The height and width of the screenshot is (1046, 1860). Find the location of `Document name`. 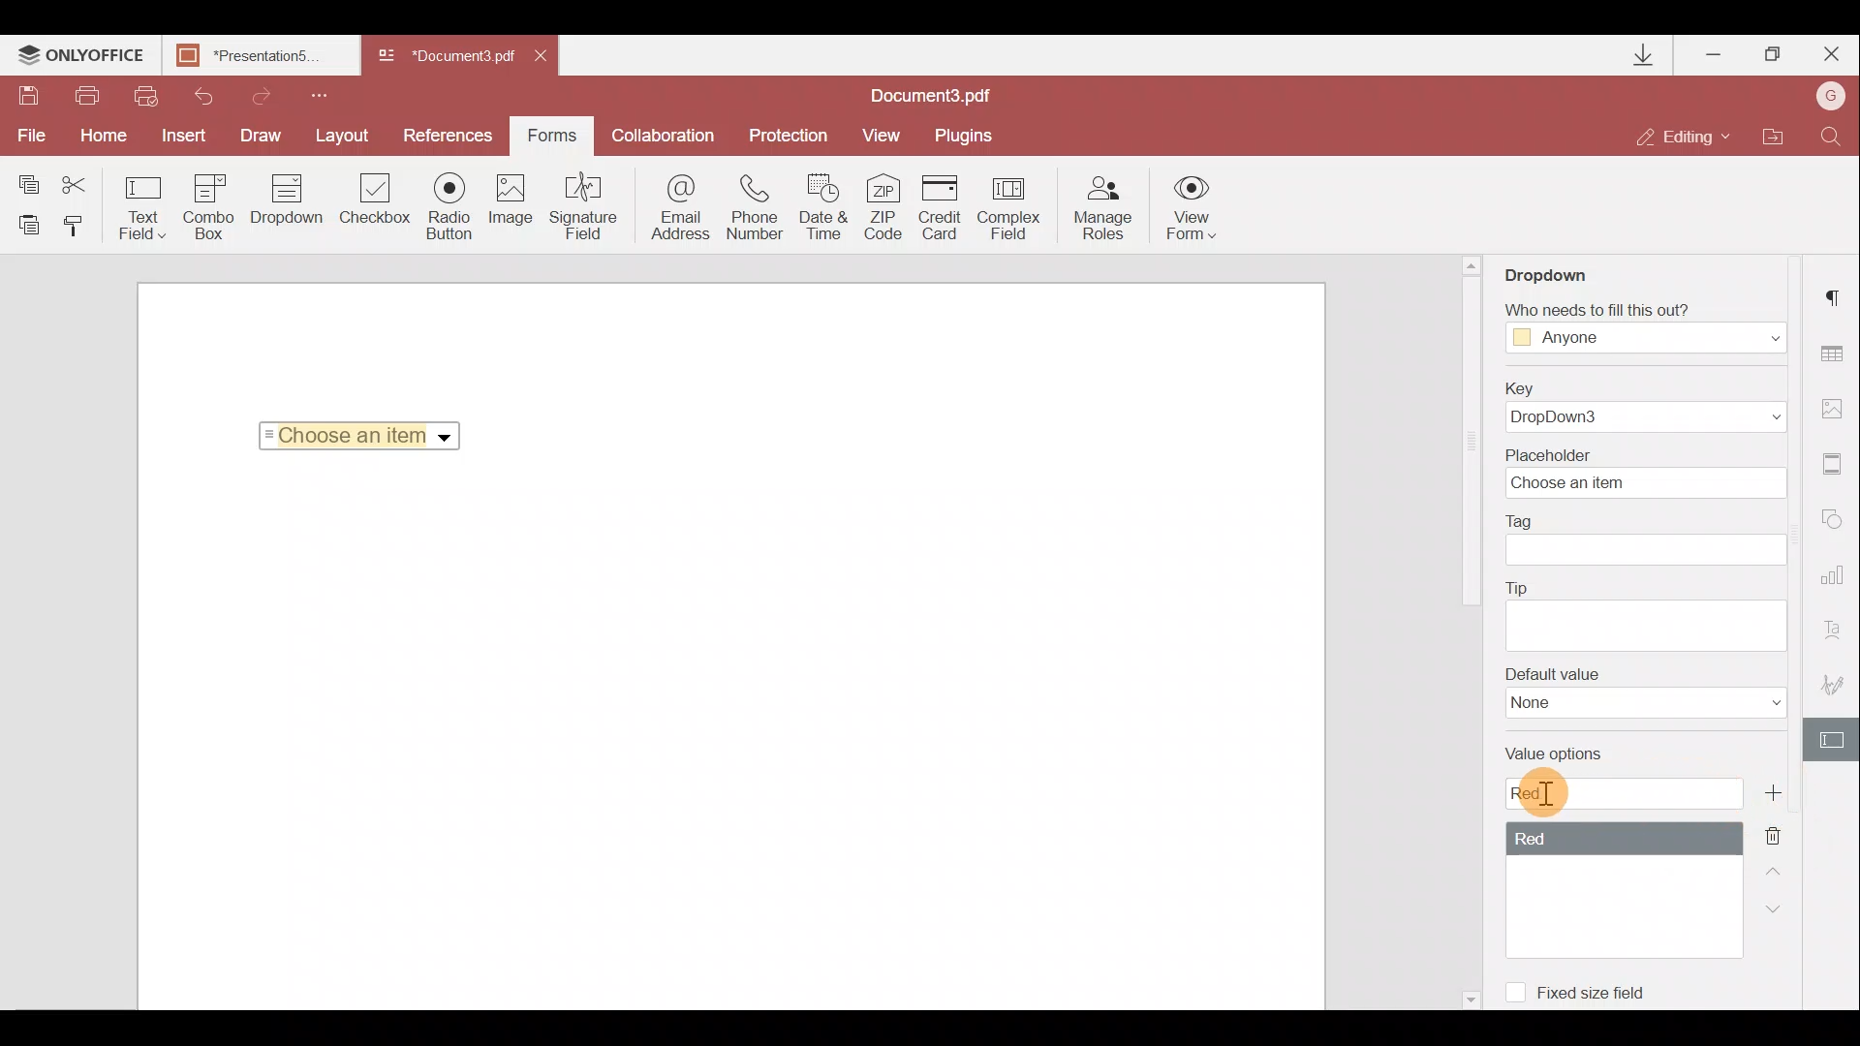

Document name is located at coordinates (941, 95).